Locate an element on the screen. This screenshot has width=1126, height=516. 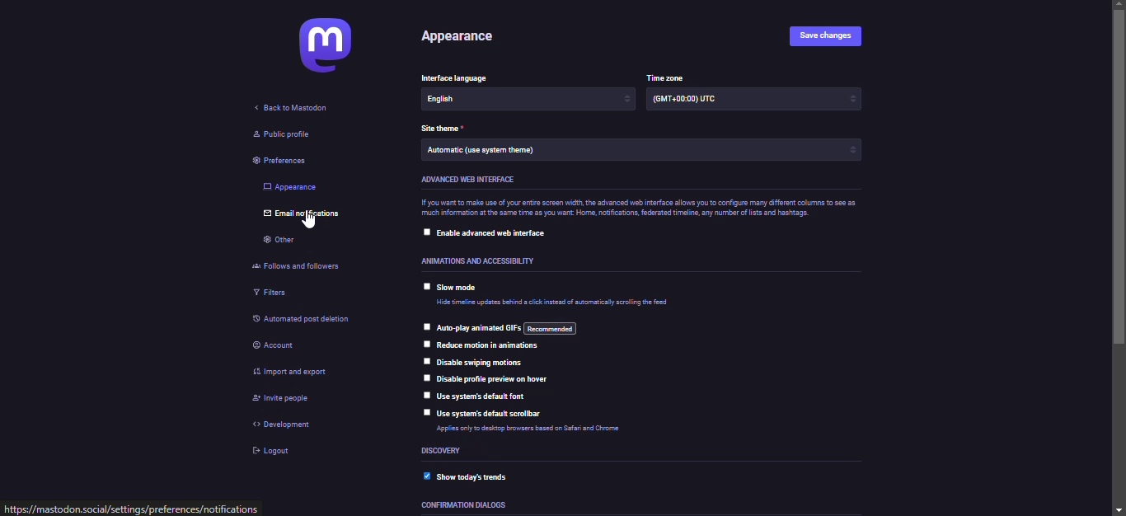
other is located at coordinates (279, 242).